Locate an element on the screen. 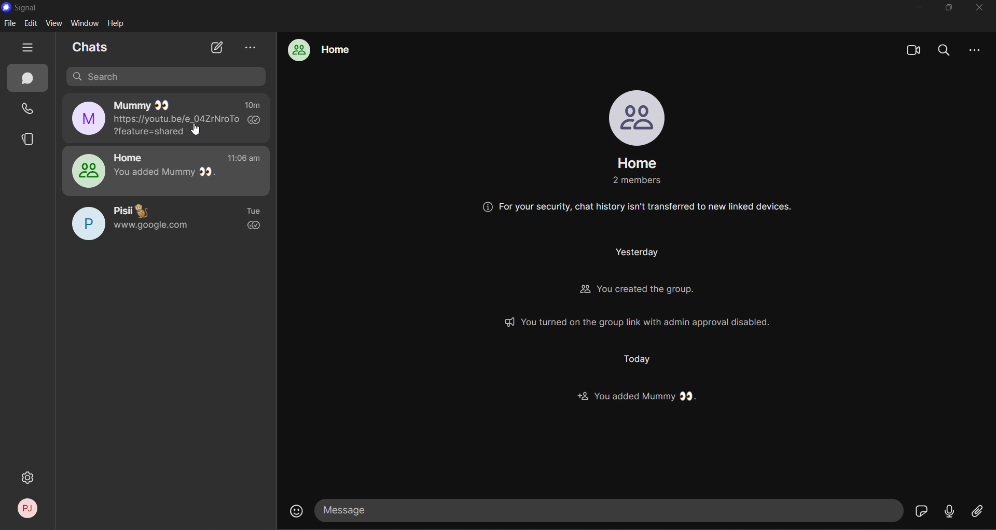  attachment is located at coordinates (977, 513).